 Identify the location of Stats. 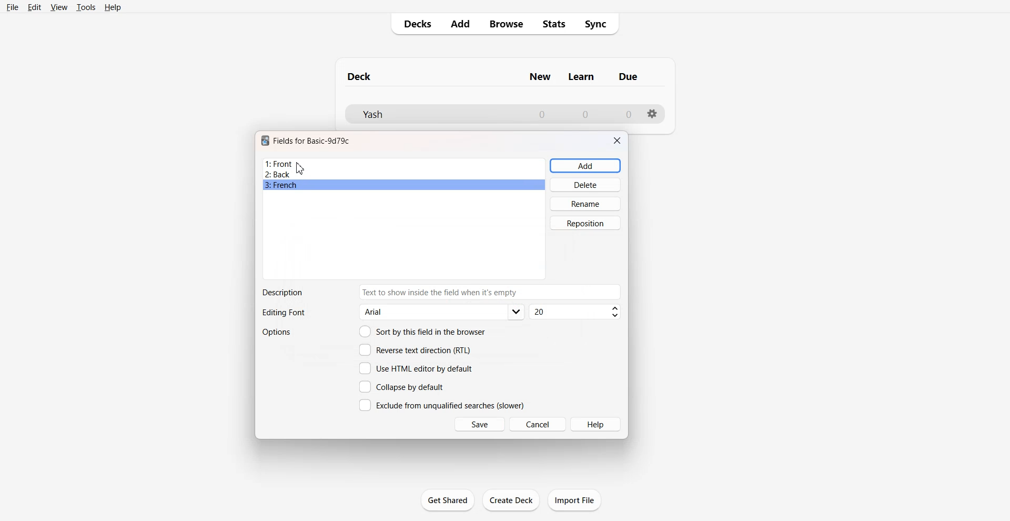
(554, 24).